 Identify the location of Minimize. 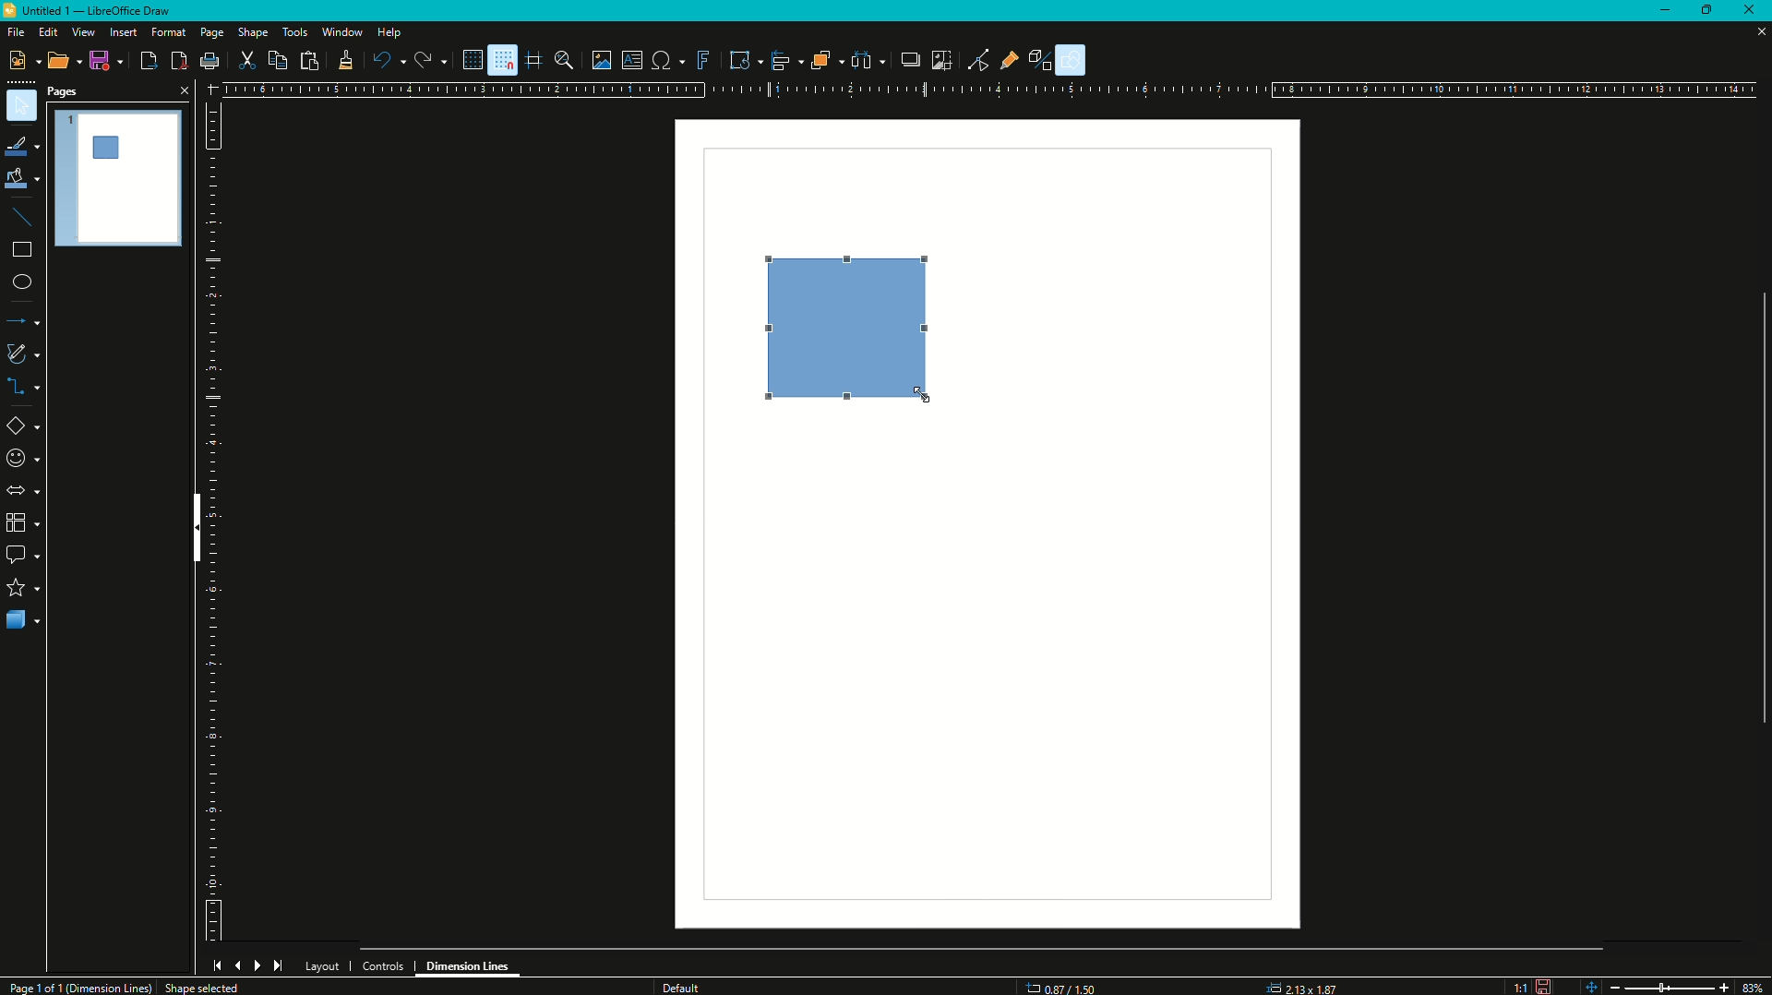
(1664, 11).